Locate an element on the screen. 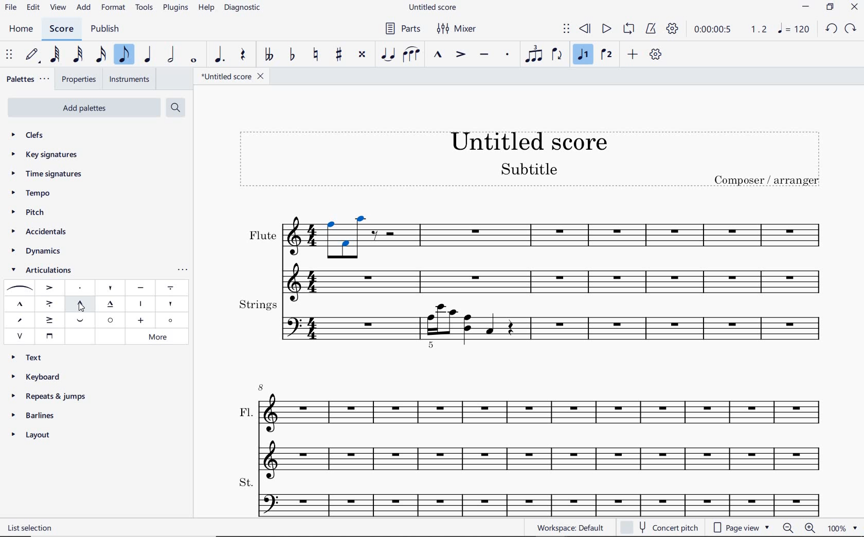 The width and height of the screenshot is (864, 537). TENUTO-ACCENT ABOVE is located at coordinates (50, 319).